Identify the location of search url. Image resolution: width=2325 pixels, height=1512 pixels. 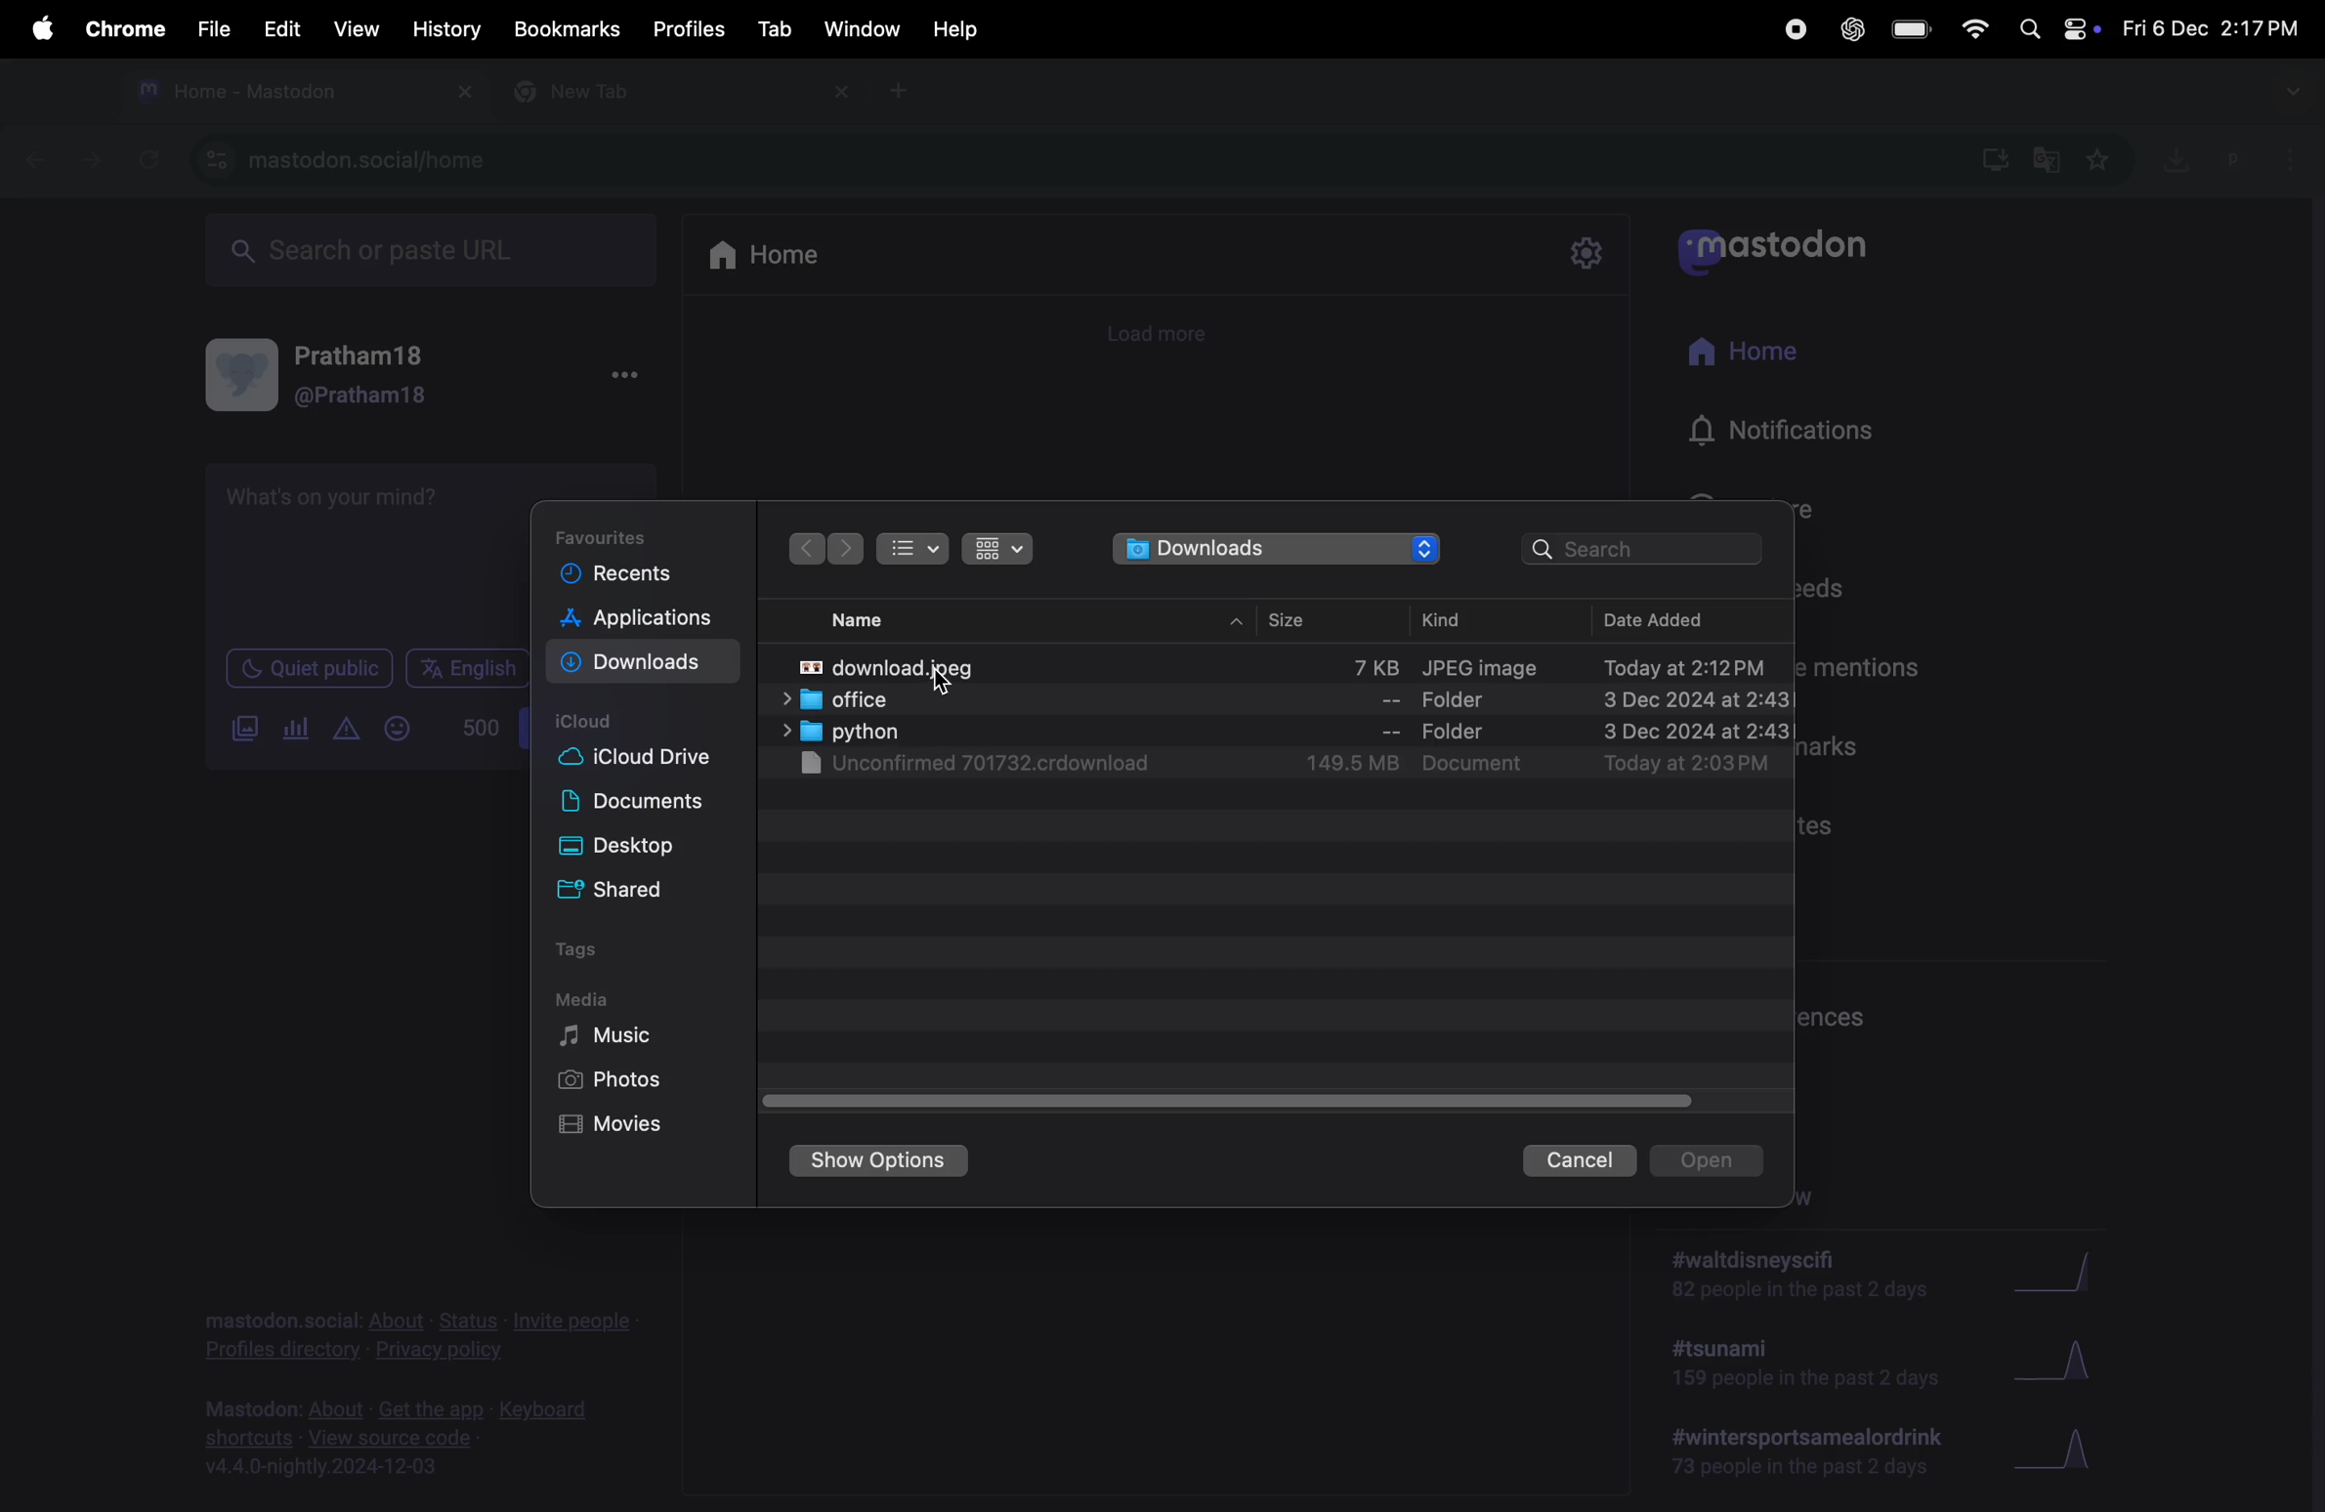
(434, 247).